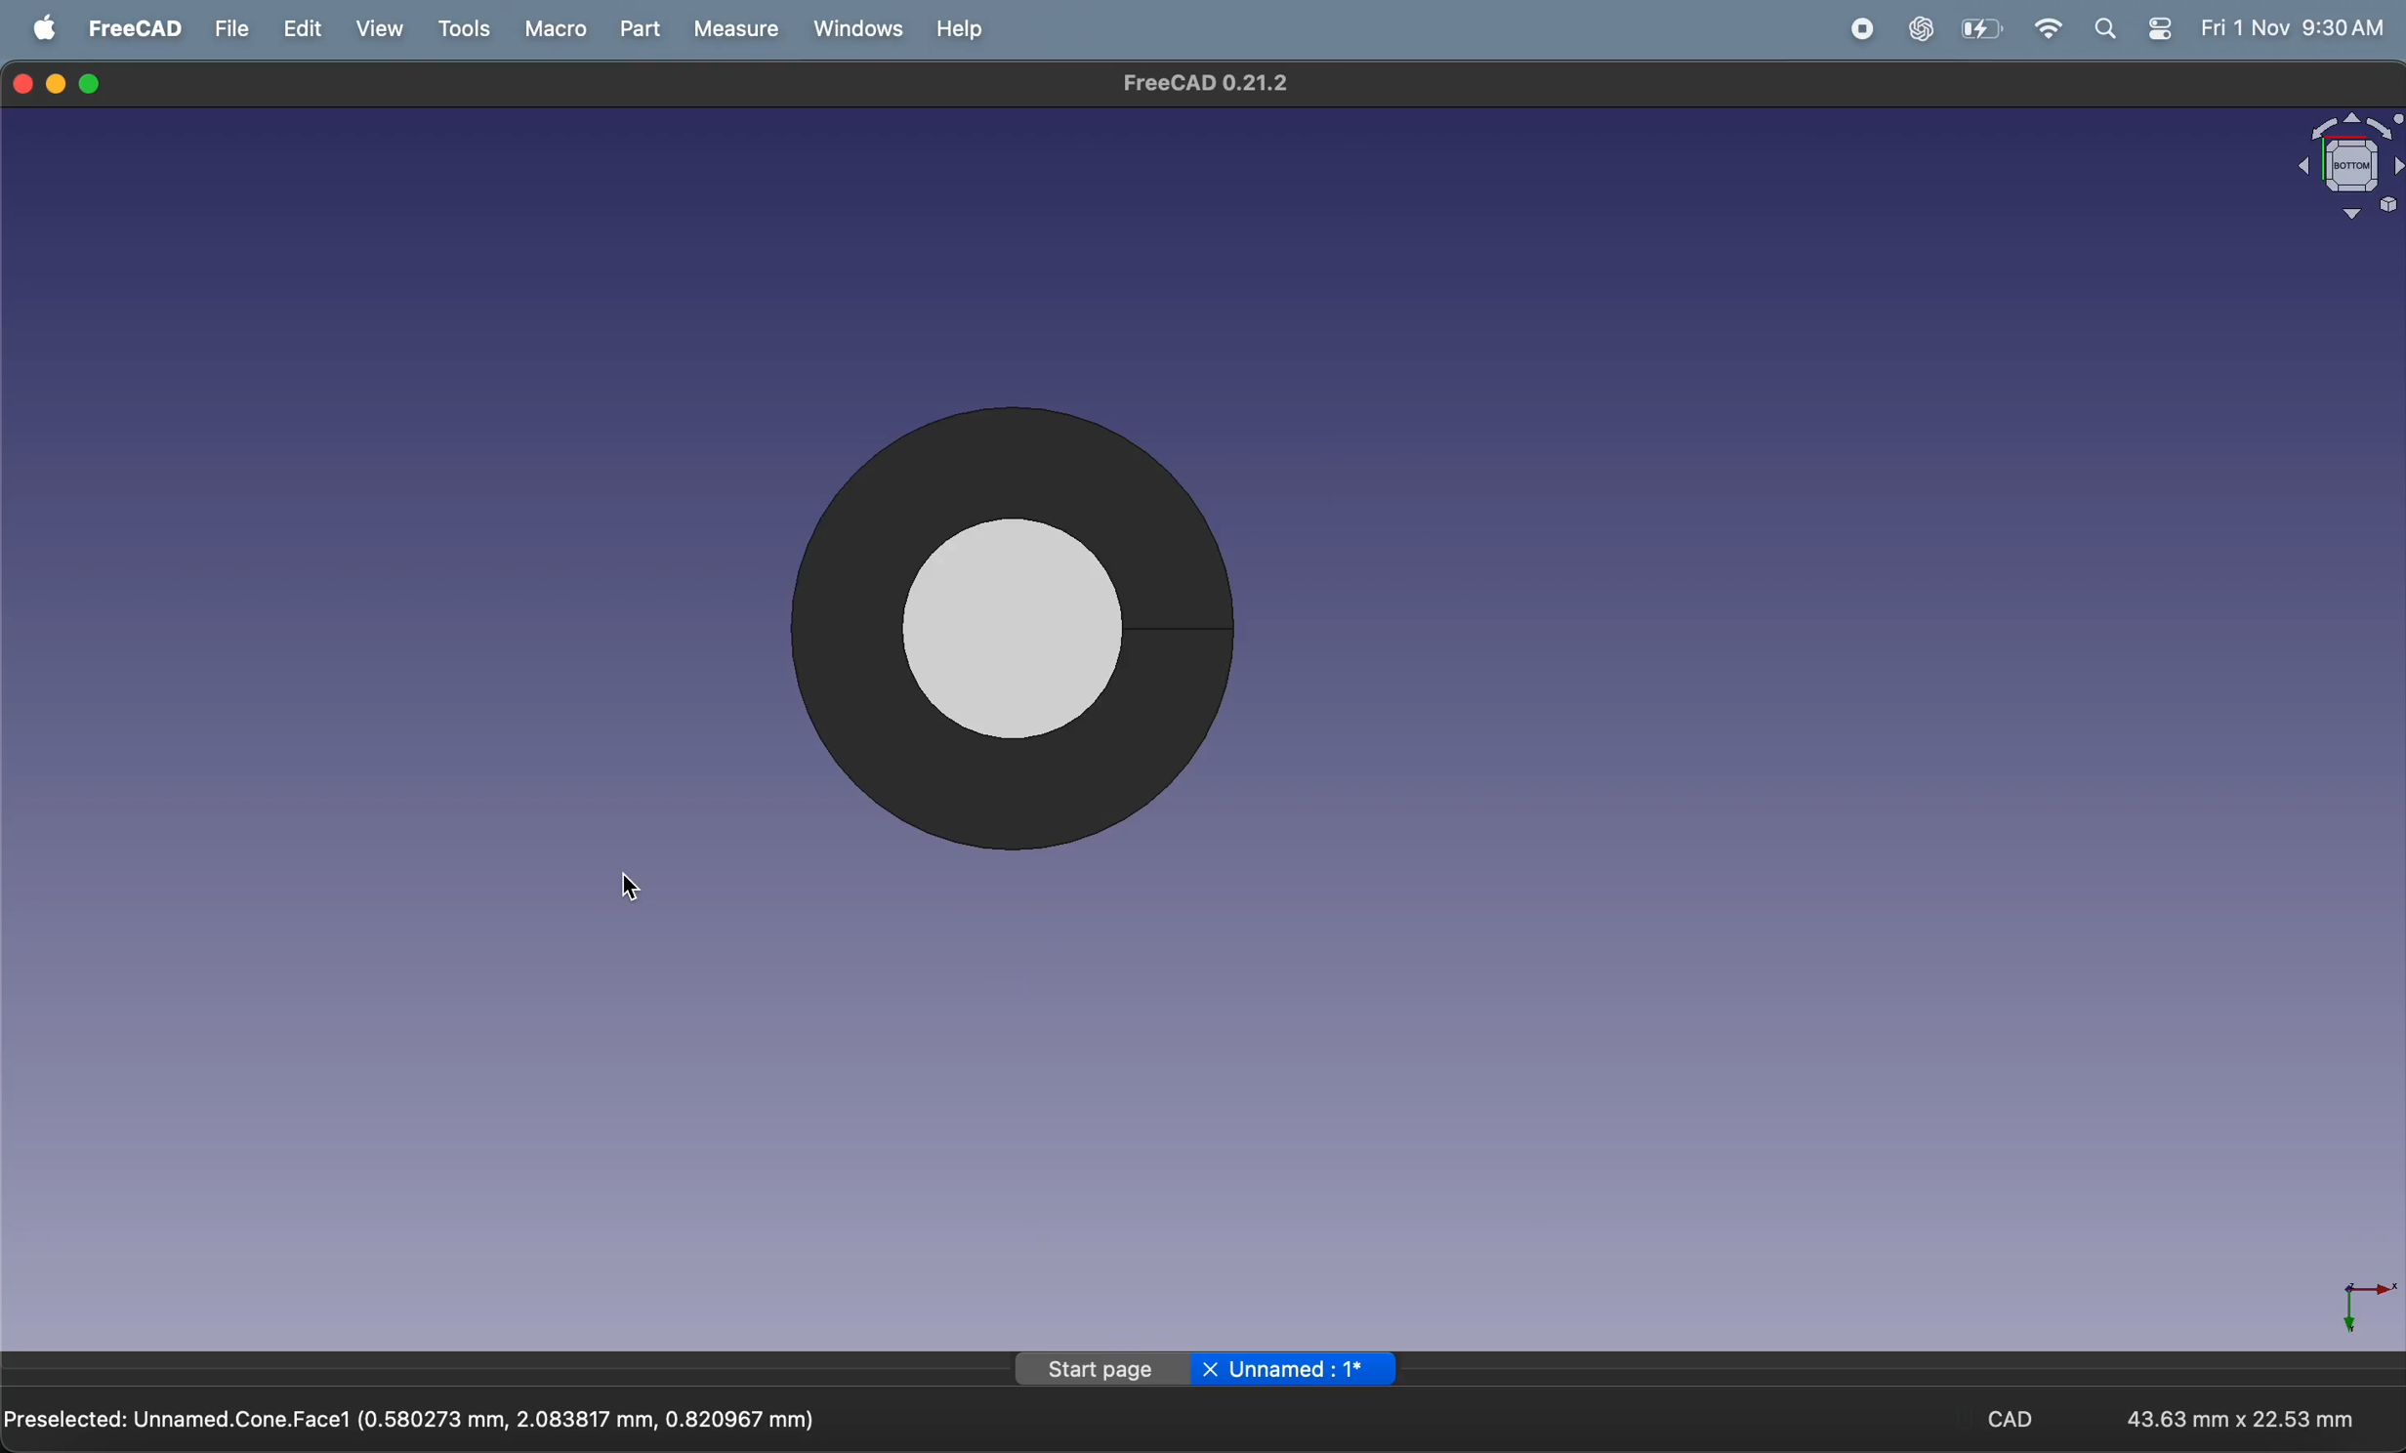 The width and height of the screenshot is (2406, 1453). I want to click on help, so click(957, 29).